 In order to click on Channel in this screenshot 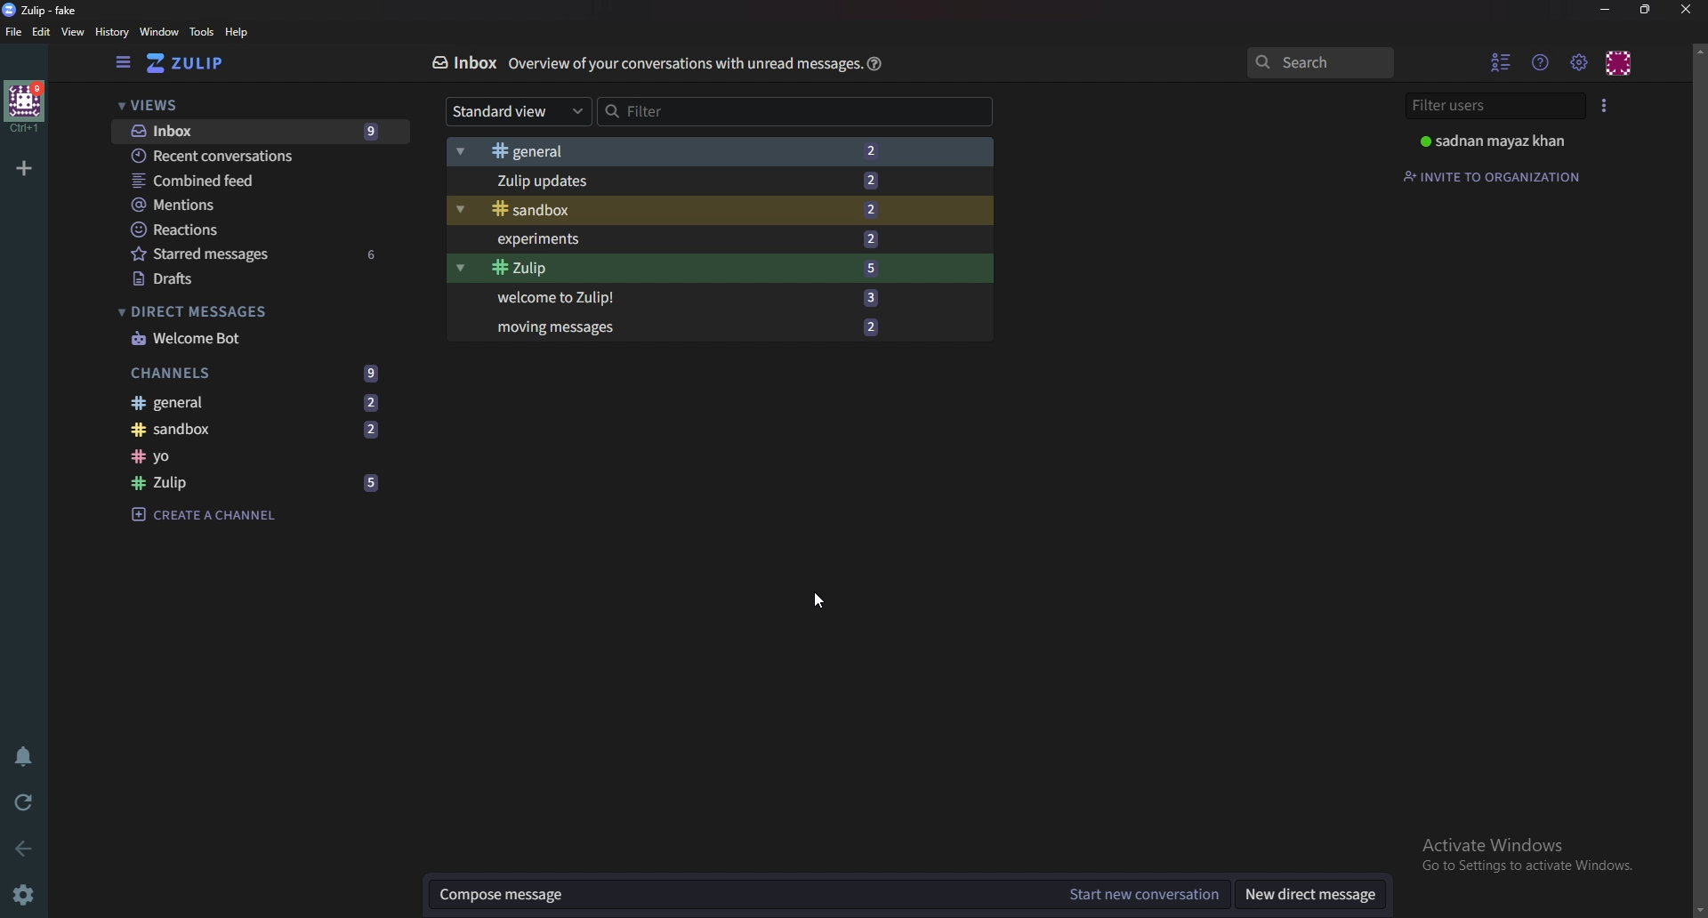, I will do `click(258, 455)`.